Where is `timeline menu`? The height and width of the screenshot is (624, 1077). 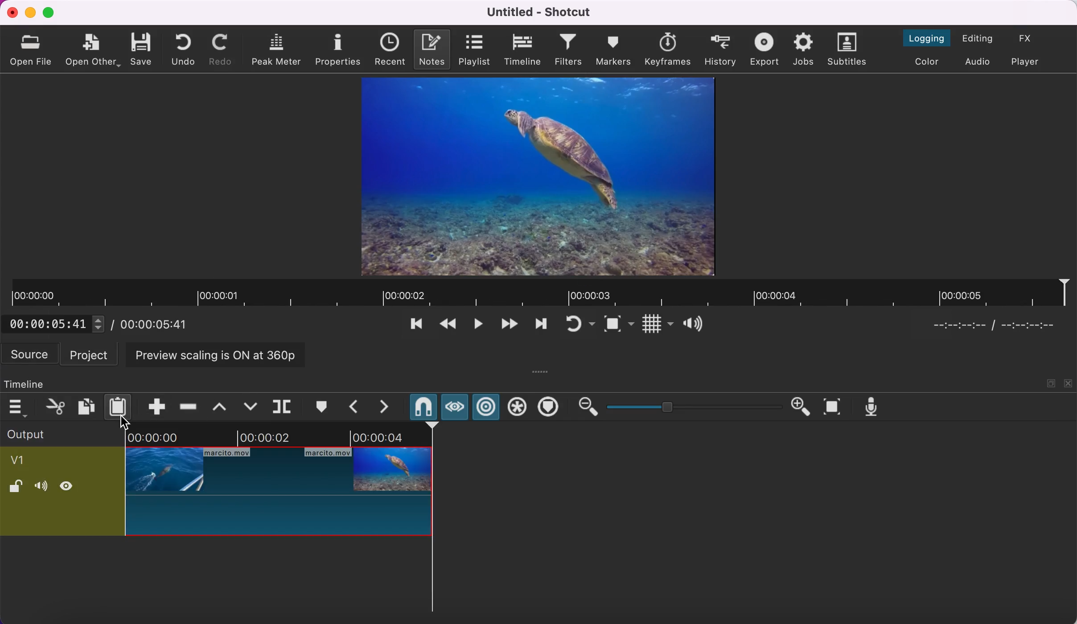
timeline menu is located at coordinates (19, 406).